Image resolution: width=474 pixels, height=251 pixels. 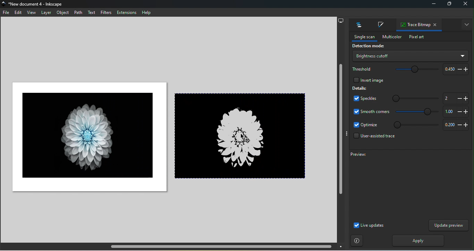 I want to click on Update preview, so click(x=449, y=225).